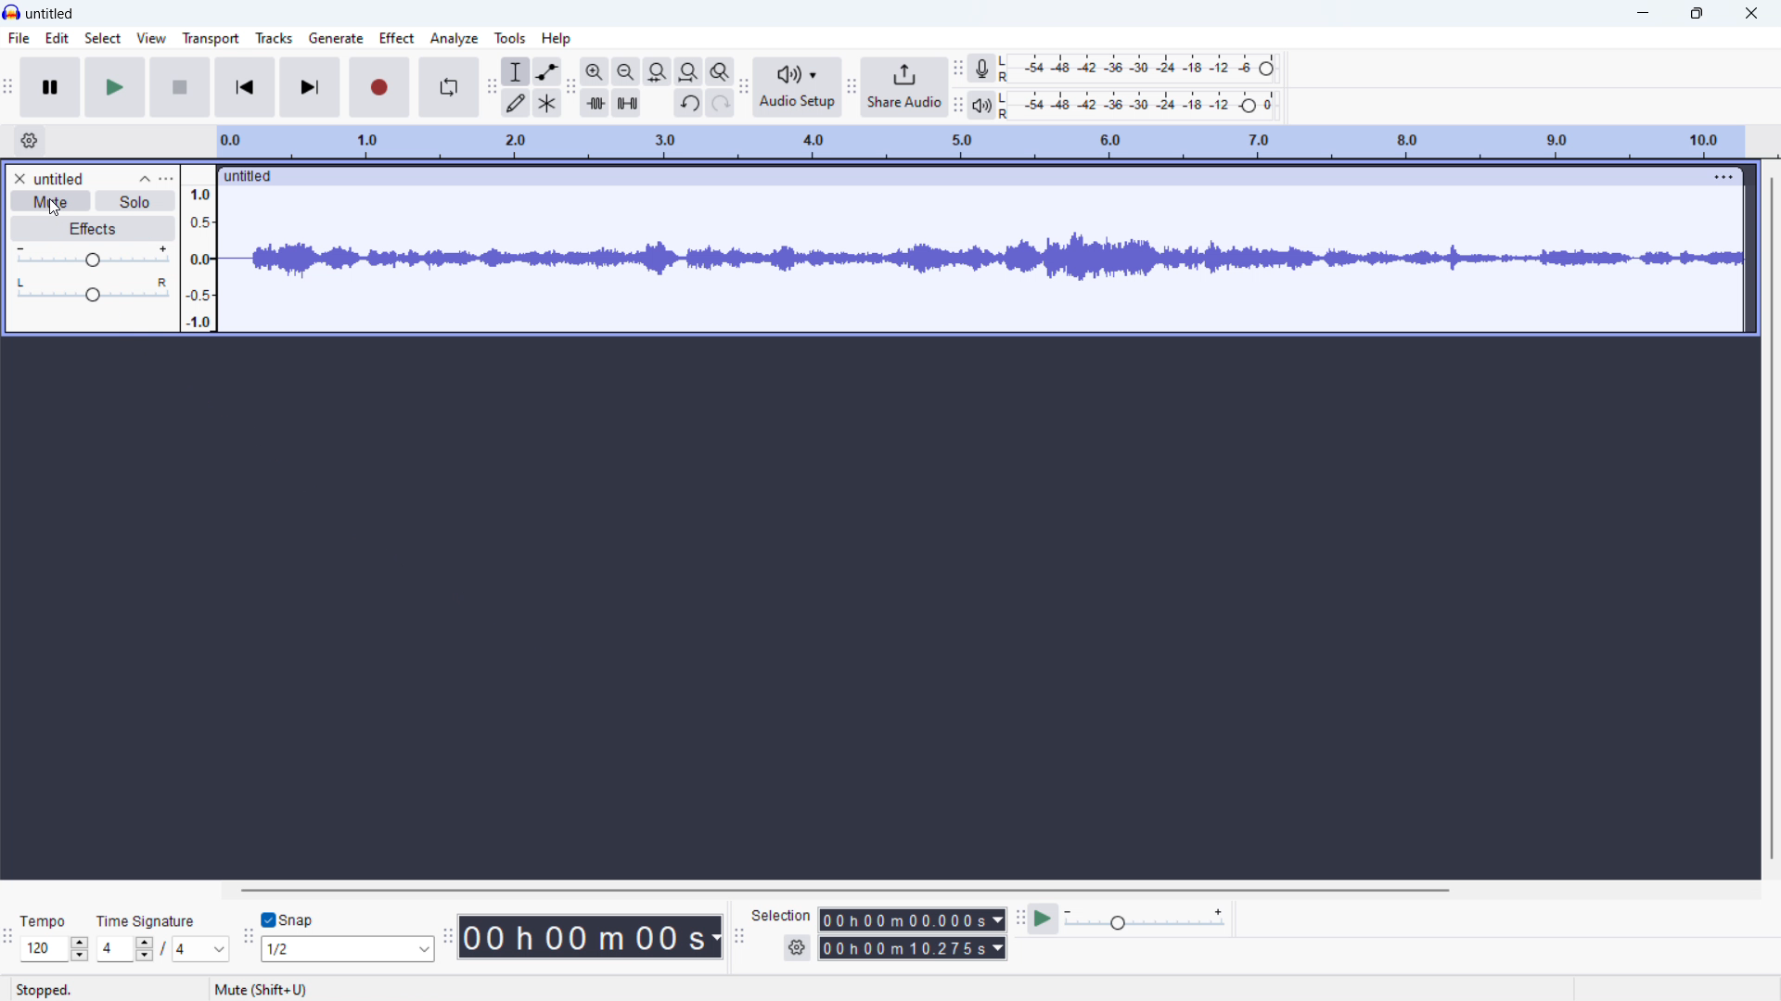 This screenshot has height=1001, width=1781. What do you see at coordinates (455, 38) in the screenshot?
I see `analyze` at bounding box center [455, 38].